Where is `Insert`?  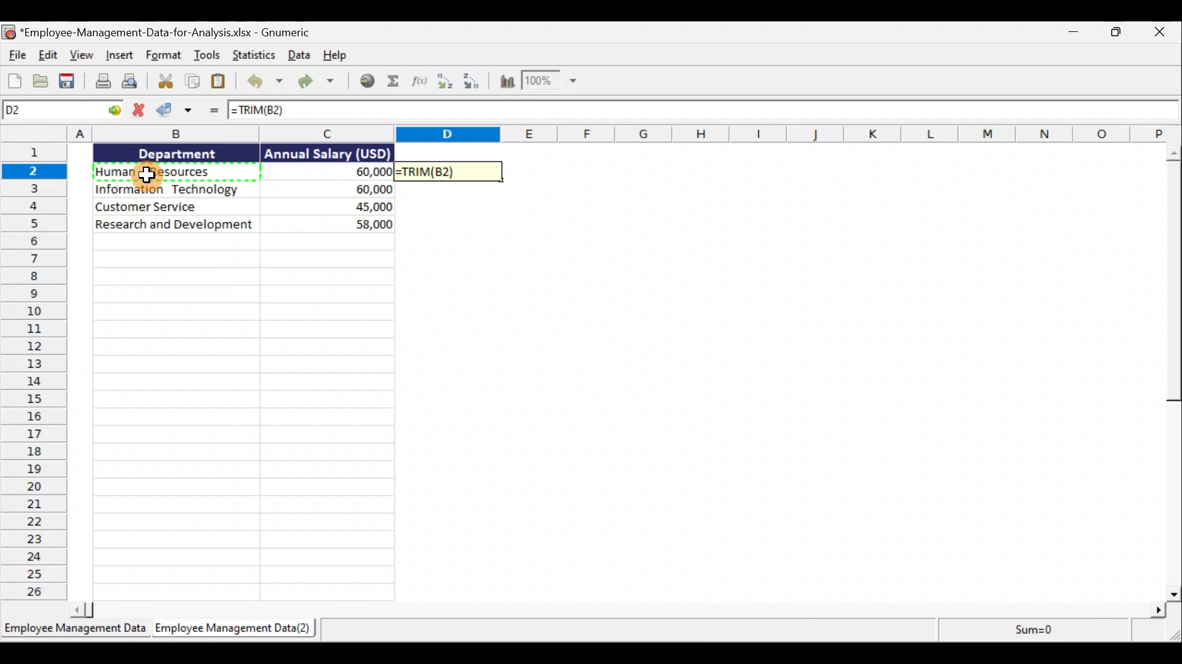
Insert is located at coordinates (119, 53).